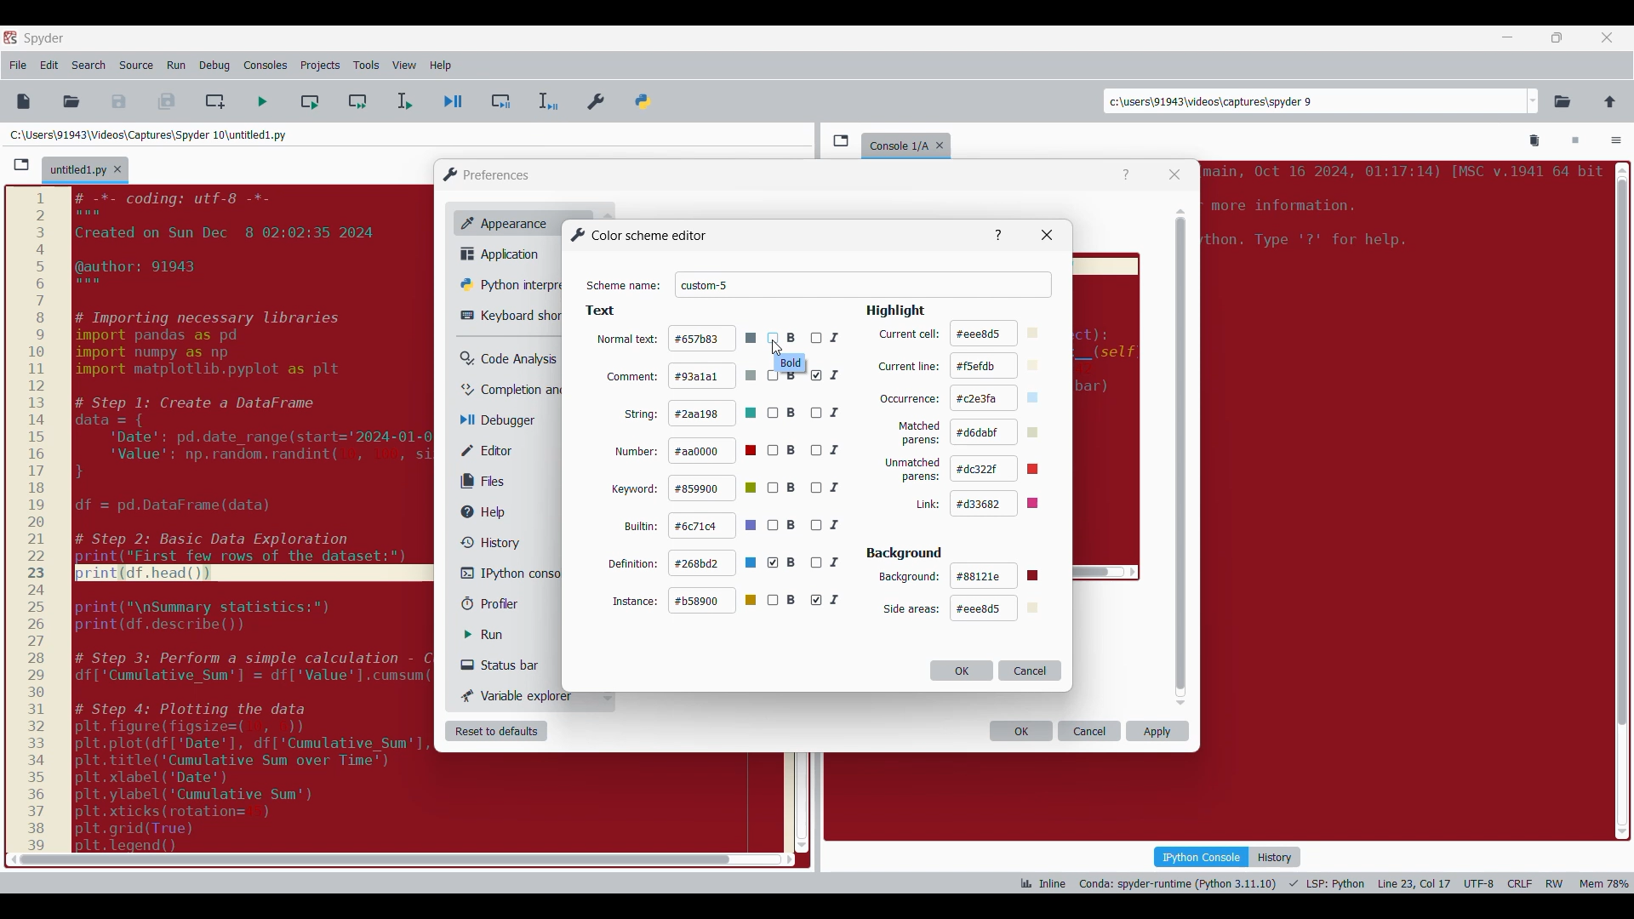 Image resolution: width=1634 pixels, height=919 pixels. I want to click on Current tab, so click(77, 171).